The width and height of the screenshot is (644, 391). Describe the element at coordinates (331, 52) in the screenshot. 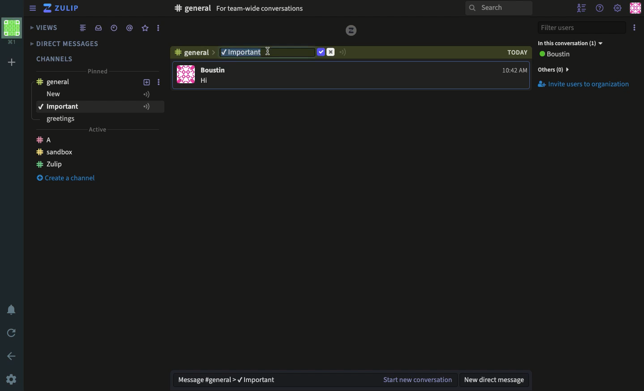

I see `Cancel` at that location.